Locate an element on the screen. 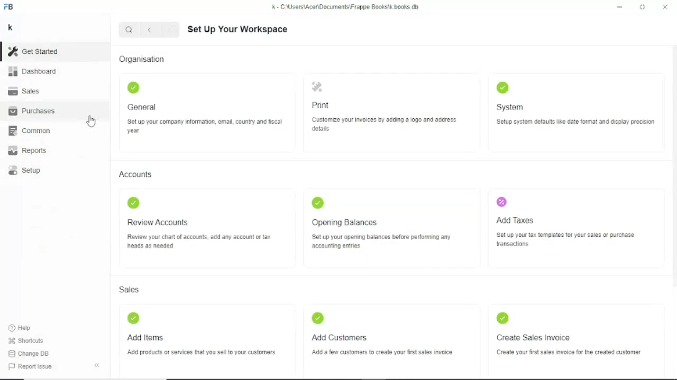 This screenshot has width=677, height=380. k - C\Users\Acer\Documents\Frappe books\k.books.db is located at coordinates (346, 6).